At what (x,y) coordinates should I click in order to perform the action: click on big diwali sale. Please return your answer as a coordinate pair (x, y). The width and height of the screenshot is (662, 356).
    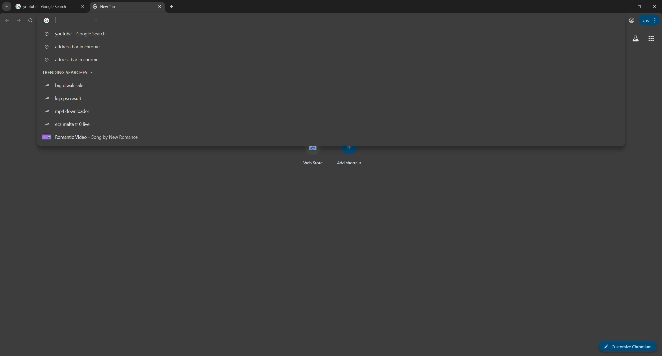
    Looking at the image, I should click on (64, 86).